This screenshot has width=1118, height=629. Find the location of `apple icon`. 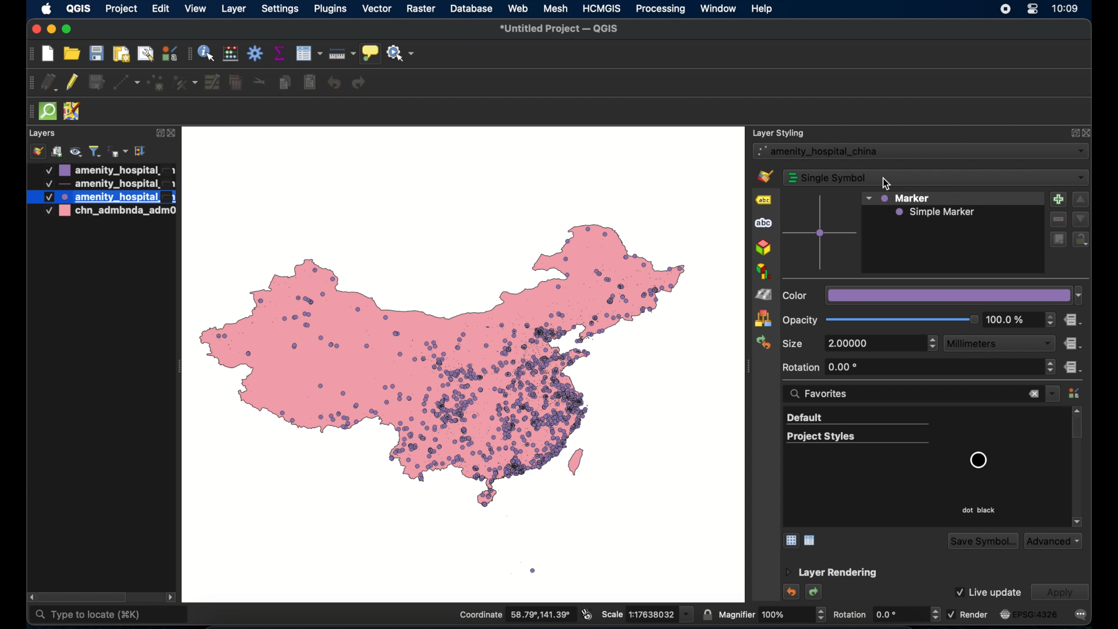

apple icon is located at coordinates (47, 10).